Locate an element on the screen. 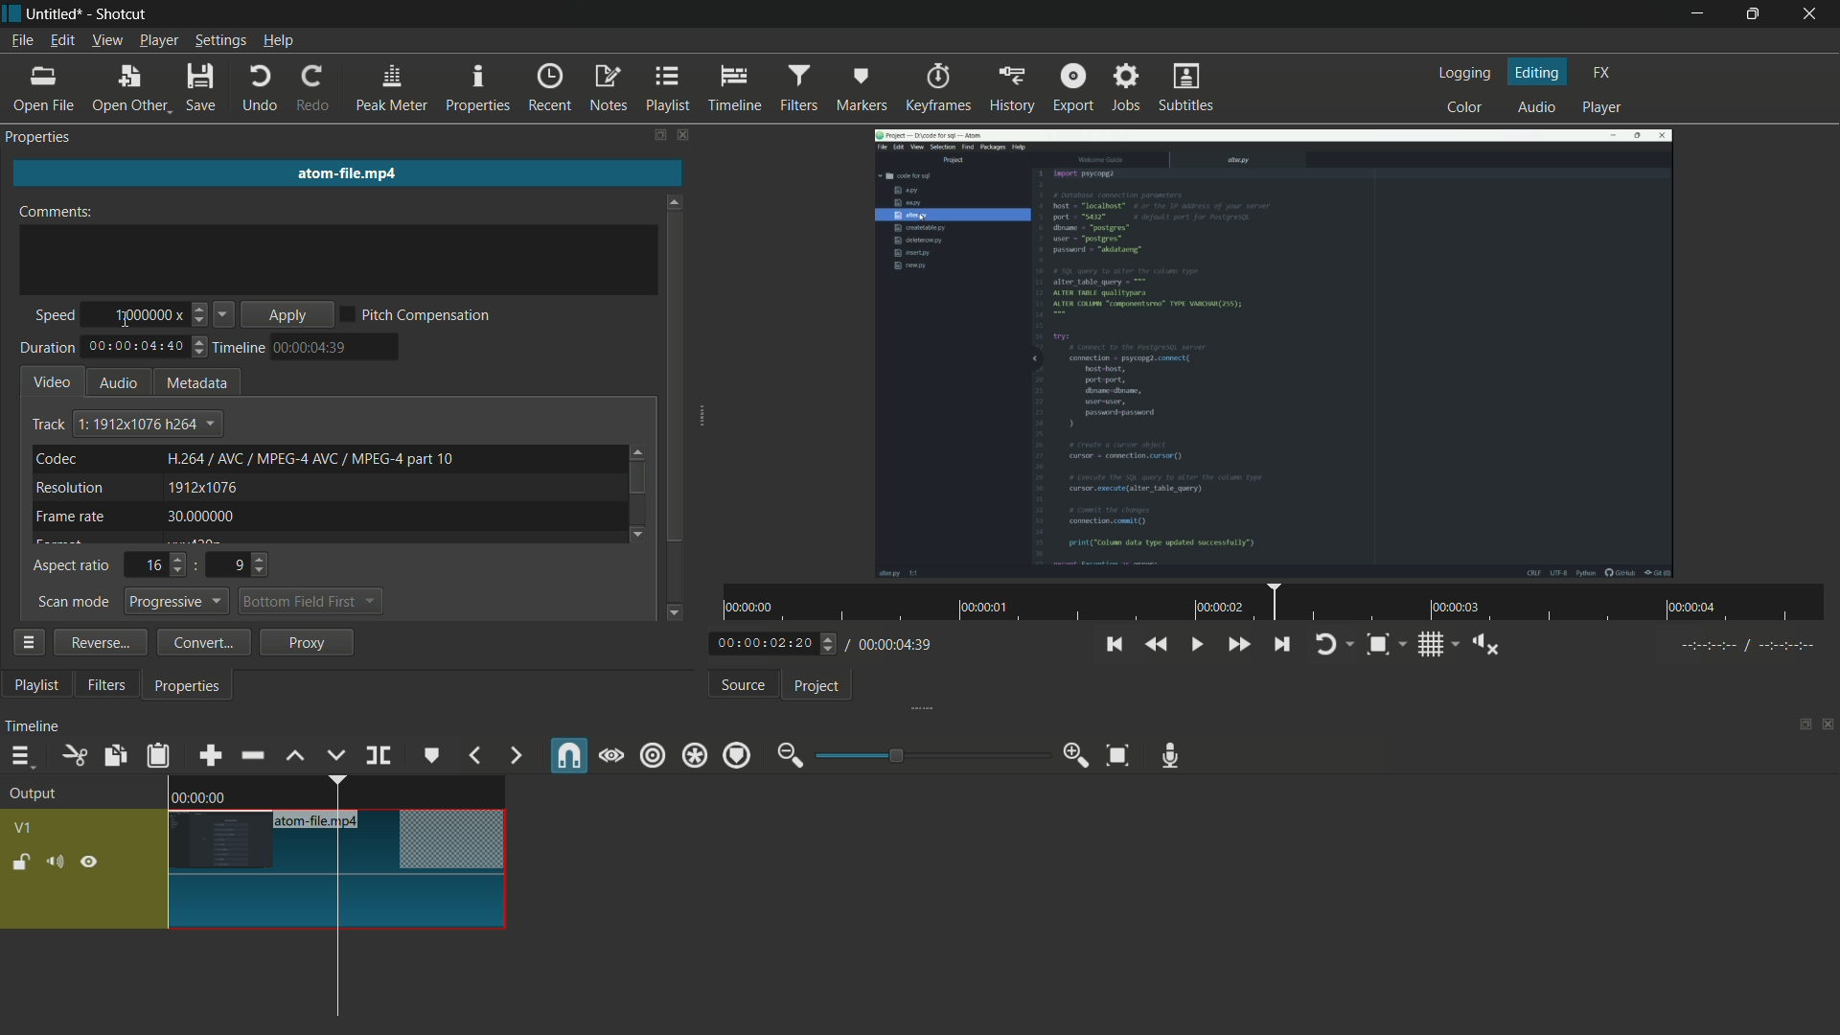 This screenshot has width=1840, height=1035. markers is located at coordinates (863, 89).